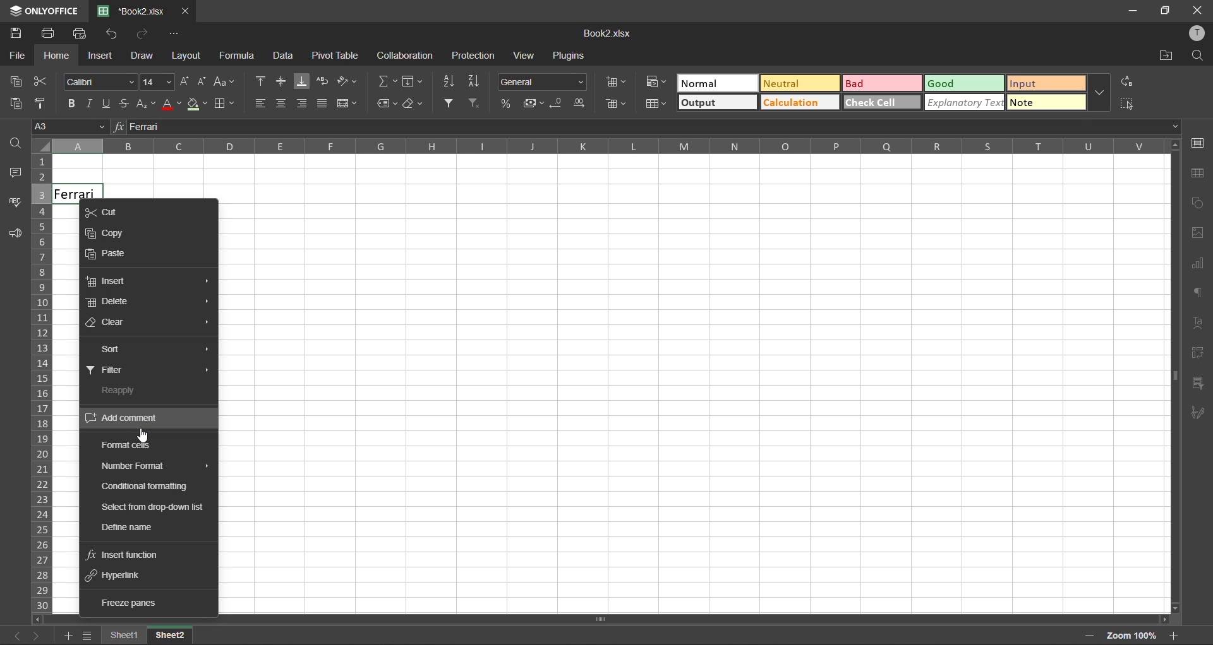  What do you see at coordinates (453, 81) in the screenshot?
I see `sort ascending` at bounding box center [453, 81].